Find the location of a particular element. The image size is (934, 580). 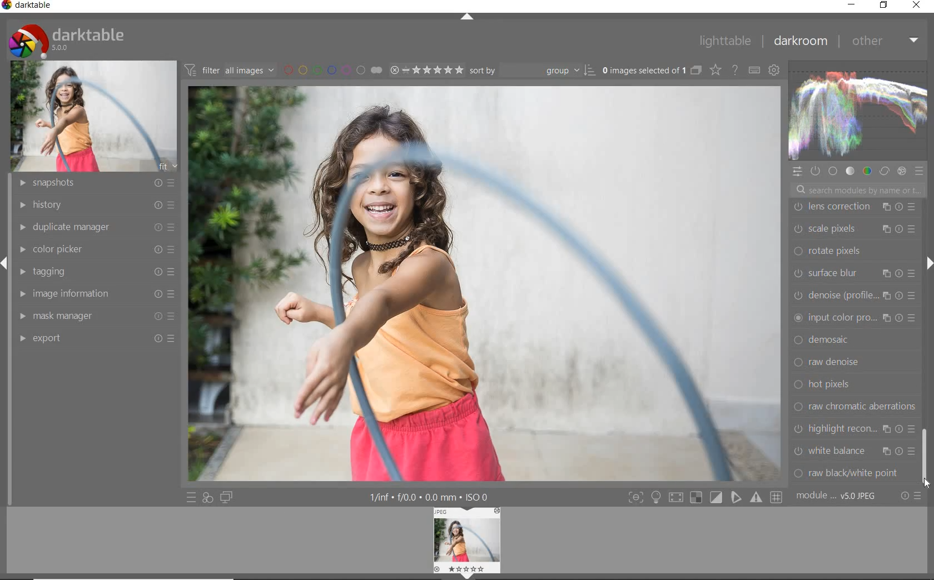

expand/collapse is located at coordinates (926, 266).